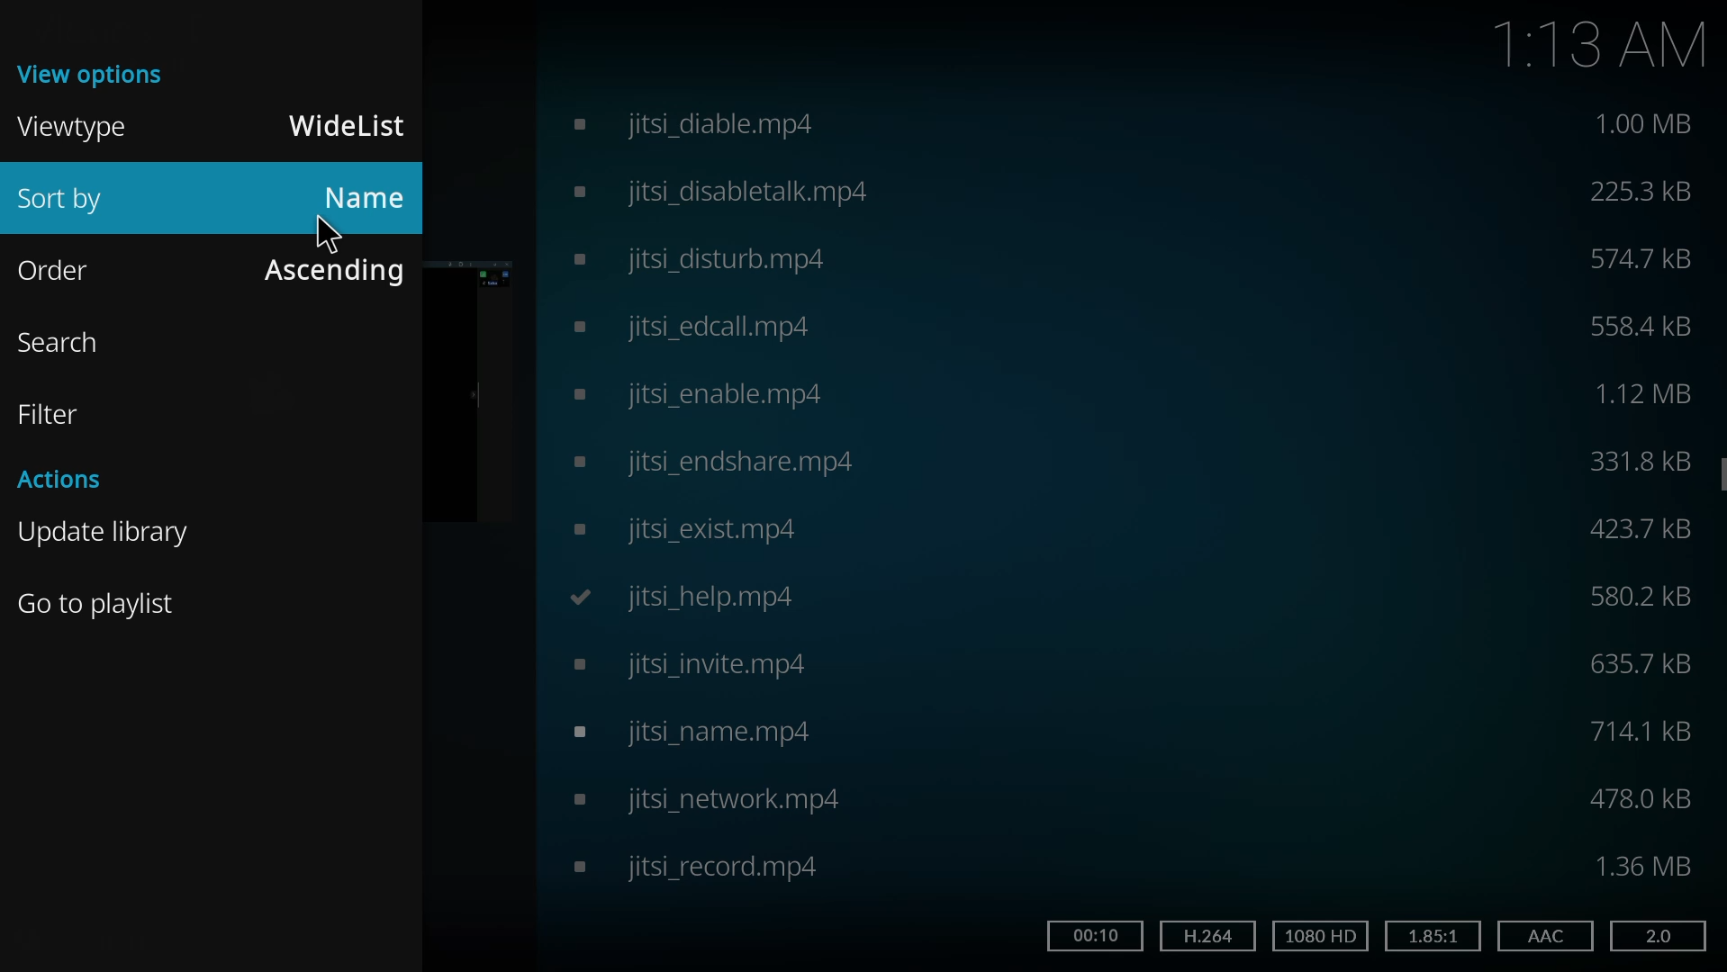 Image resolution: width=1727 pixels, height=972 pixels. What do you see at coordinates (719, 460) in the screenshot?
I see `video` at bounding box center [719, 460].